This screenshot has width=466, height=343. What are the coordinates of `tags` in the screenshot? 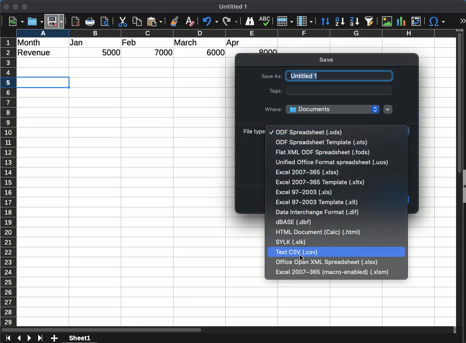 It's located at (274, 91).